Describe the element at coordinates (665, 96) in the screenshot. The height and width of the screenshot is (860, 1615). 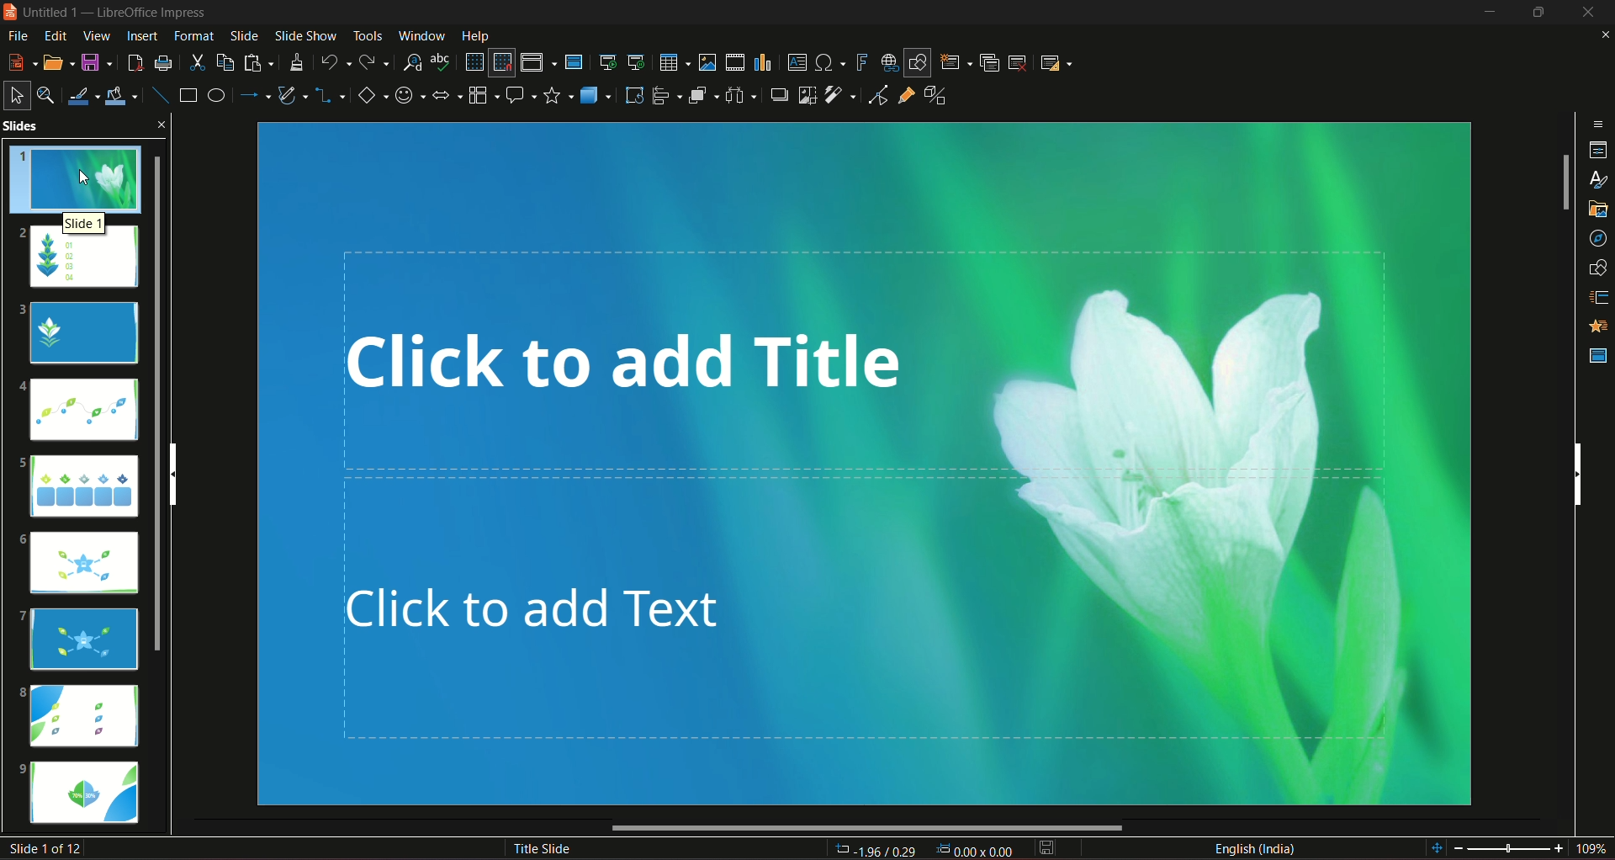
I see `align objects` at that location.